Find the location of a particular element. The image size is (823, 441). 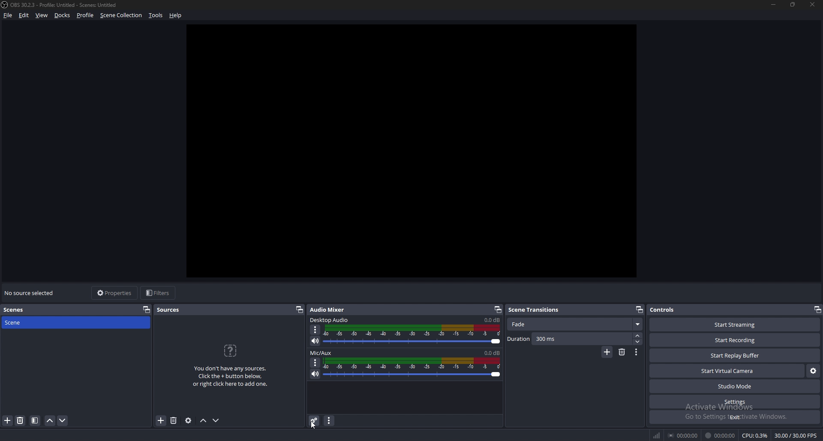

volume adjust is located at coordinates (412, 335).